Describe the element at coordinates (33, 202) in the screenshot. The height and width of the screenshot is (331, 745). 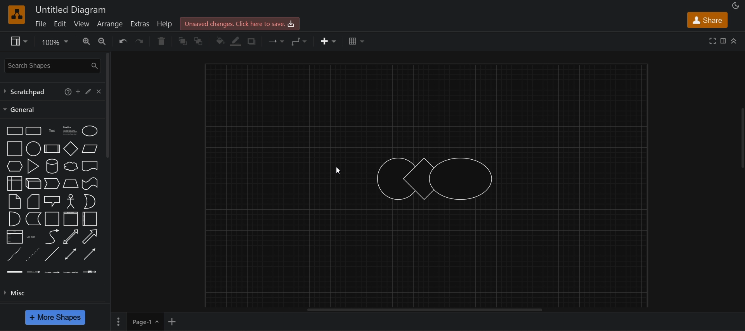
I see `card` at that location.